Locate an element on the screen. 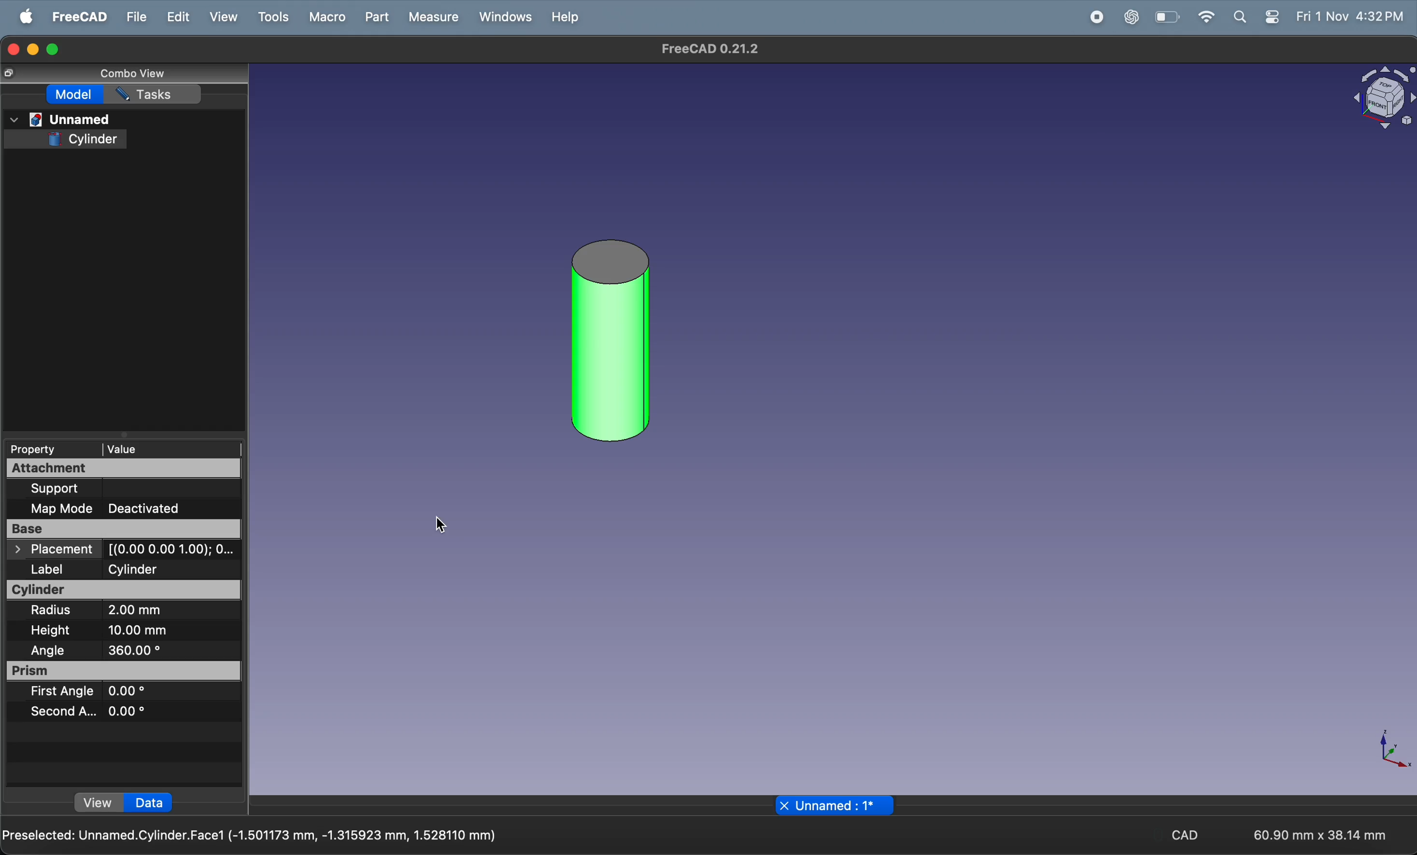 The height and width of the screenshot is (855, 1417). apple menu is located at coordinates (21, 16).